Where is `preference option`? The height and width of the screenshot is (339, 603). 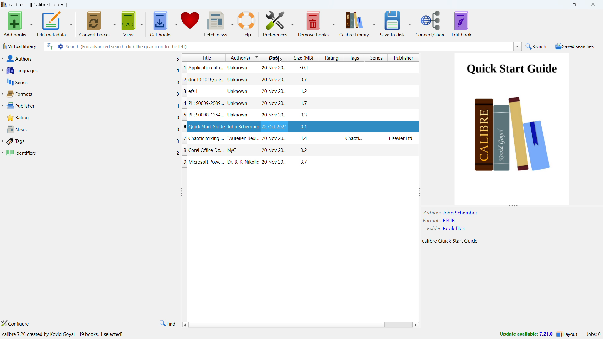
preference option is located at coordinates (292, 22).